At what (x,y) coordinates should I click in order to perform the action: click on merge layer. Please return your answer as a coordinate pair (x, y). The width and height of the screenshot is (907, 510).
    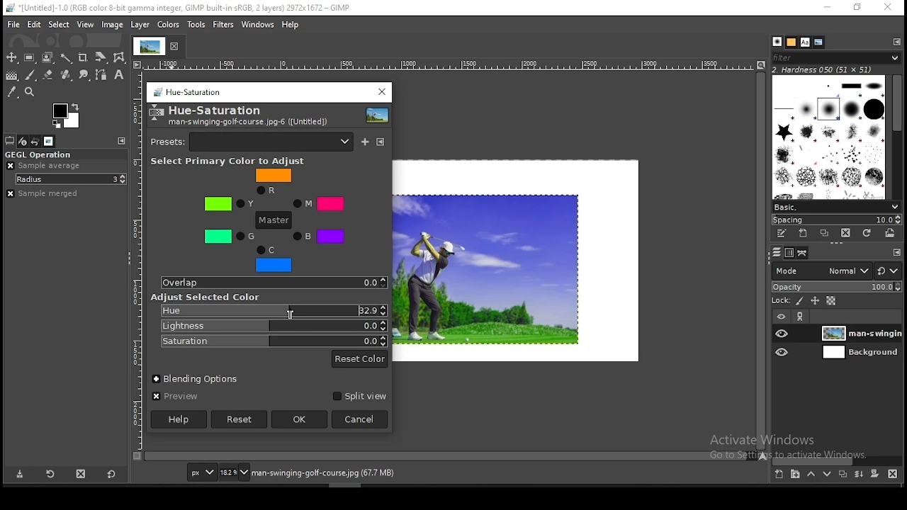
    Looking at the image, I should click on (859, 475).